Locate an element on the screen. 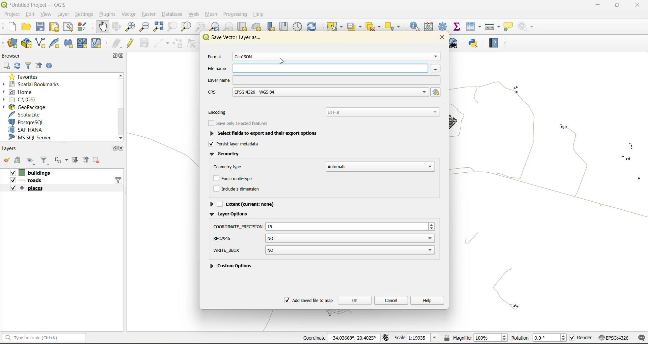 The width and height of the screenshot is (648, 344). manage map is located at coordinates (30, 160).